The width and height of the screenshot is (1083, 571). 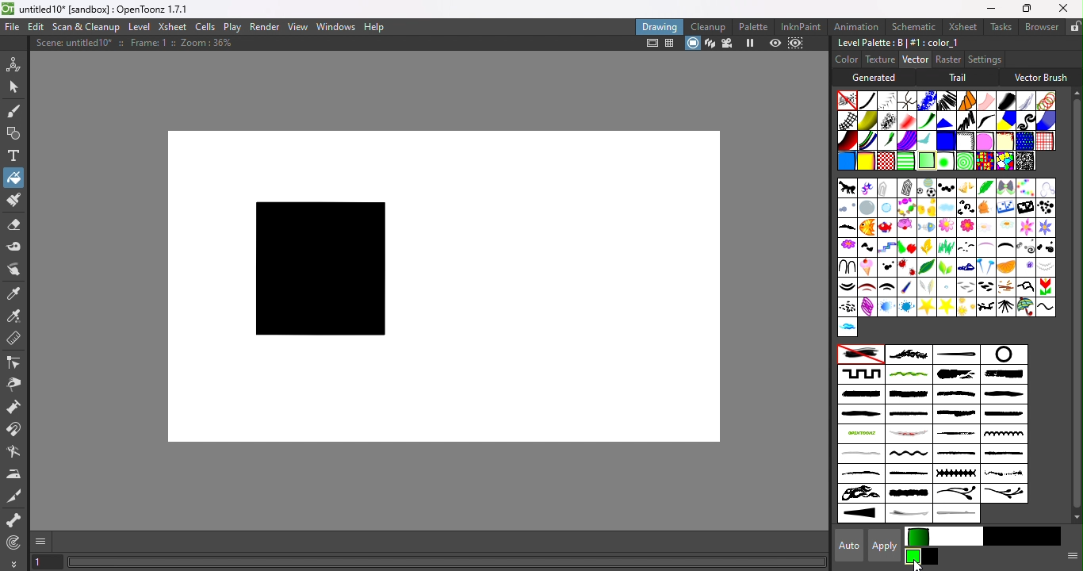 What do you see at coordinates (905, 288) in the screenshot?
I see `pencil` at bounding box center [905, 288].